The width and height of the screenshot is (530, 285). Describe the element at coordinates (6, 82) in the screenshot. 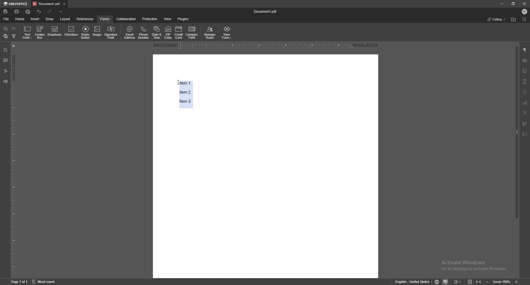

I see `feedback` at that location.